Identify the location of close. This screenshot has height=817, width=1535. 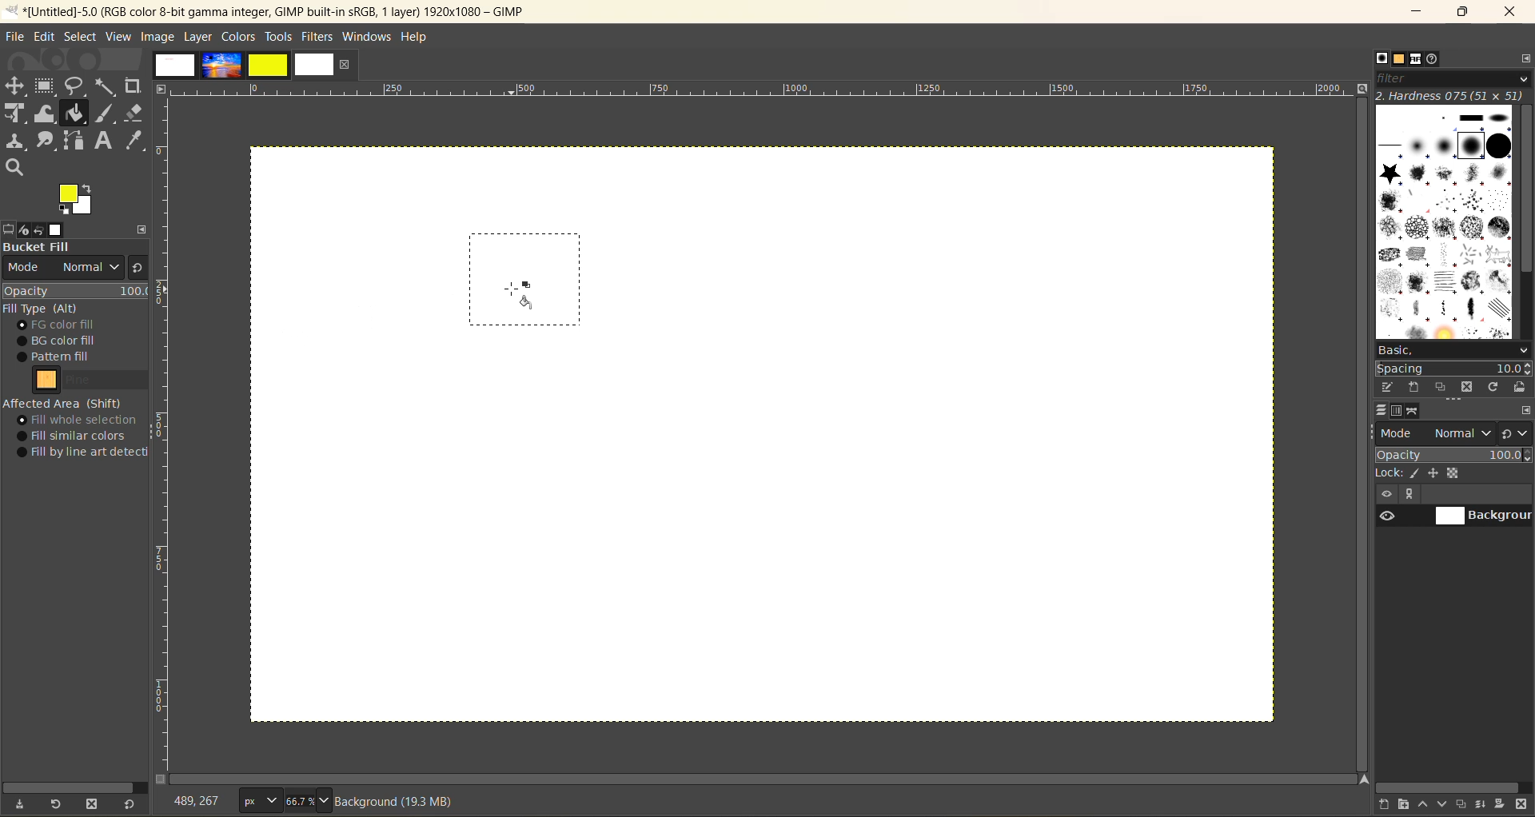
(1513, 11).